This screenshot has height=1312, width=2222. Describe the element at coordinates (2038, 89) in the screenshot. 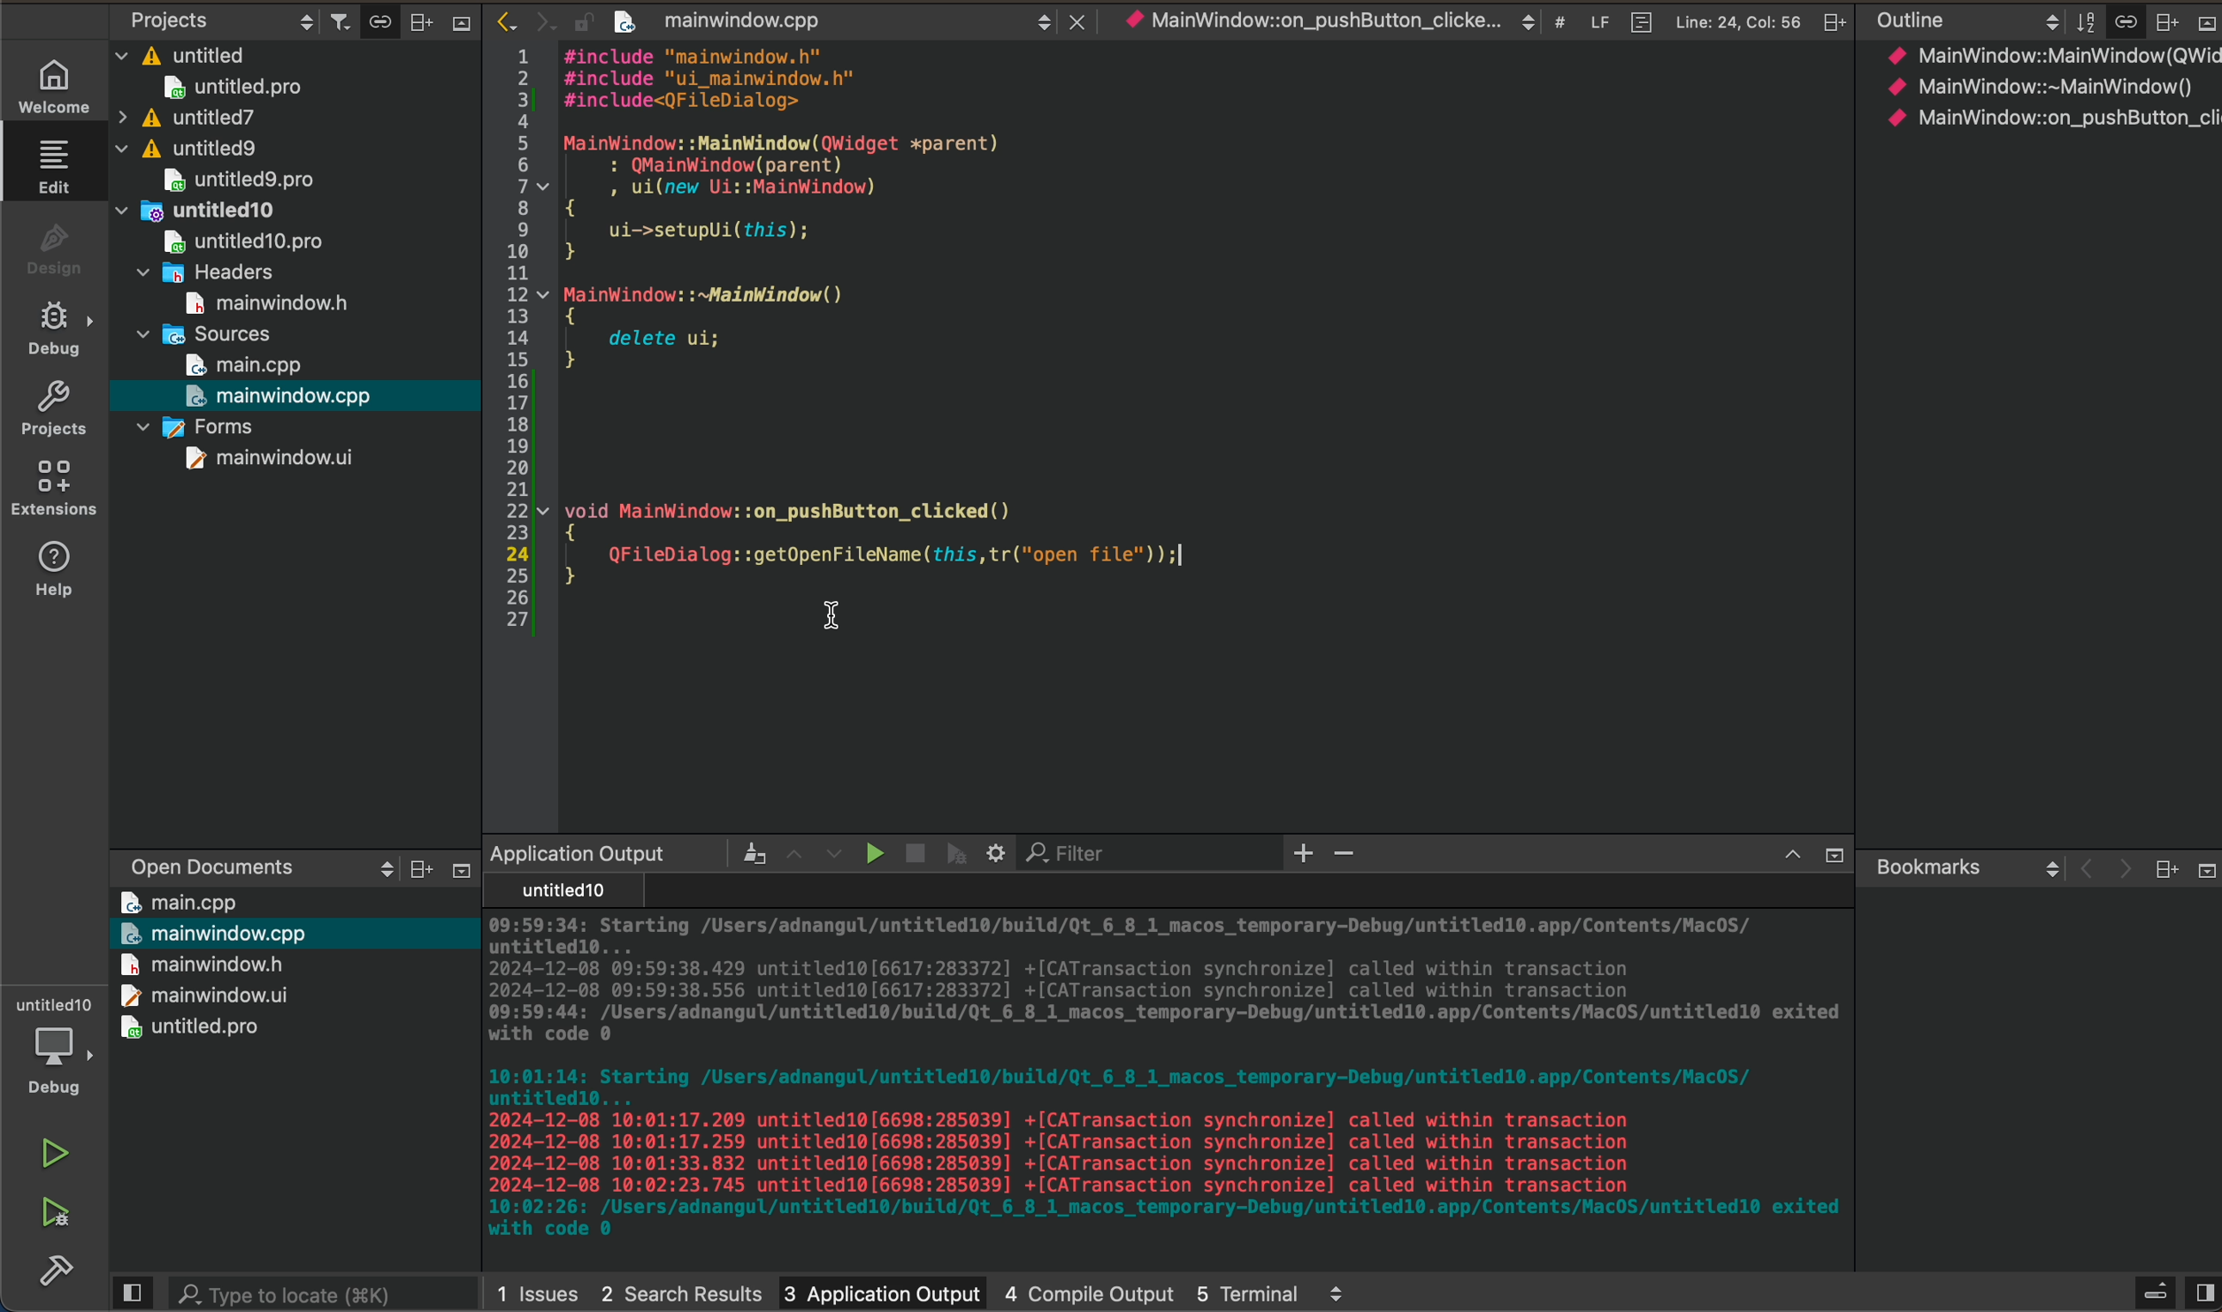

I see `¢ MainWindow::~MainWindow()` at that location.